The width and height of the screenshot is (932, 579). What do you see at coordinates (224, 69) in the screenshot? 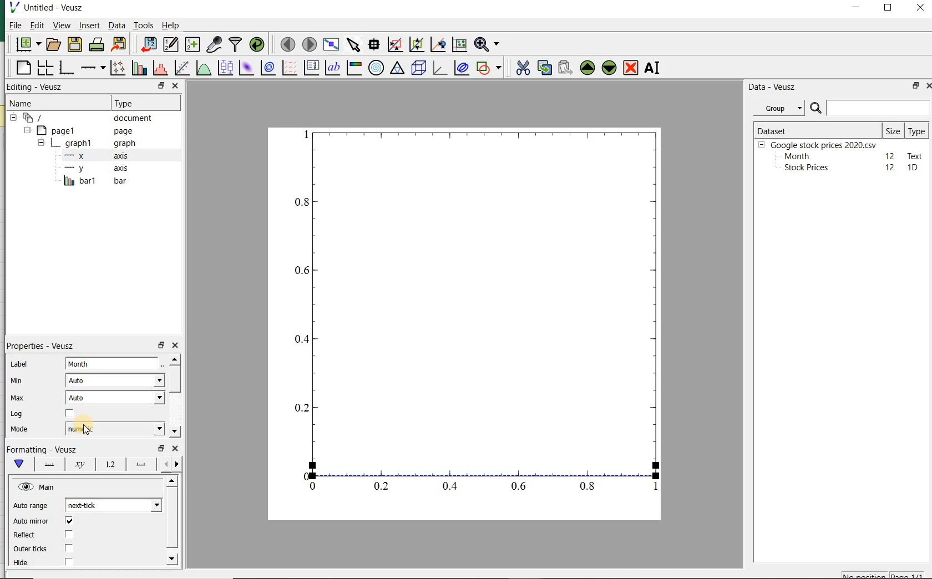
I see `plot box plots` at bounding box center [224, 69].